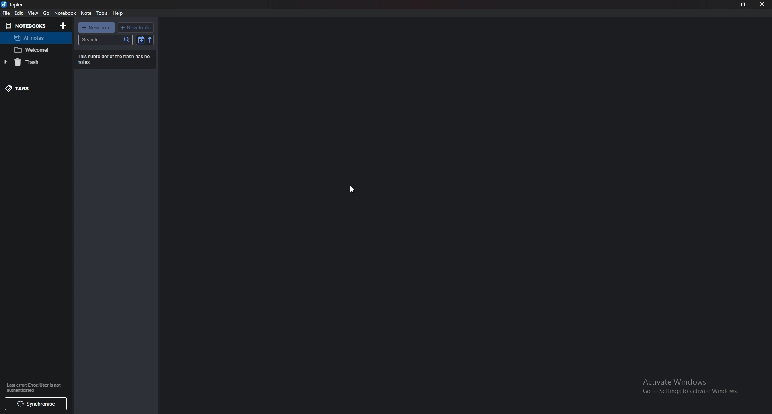  I want to click on file, so click(7, 13).